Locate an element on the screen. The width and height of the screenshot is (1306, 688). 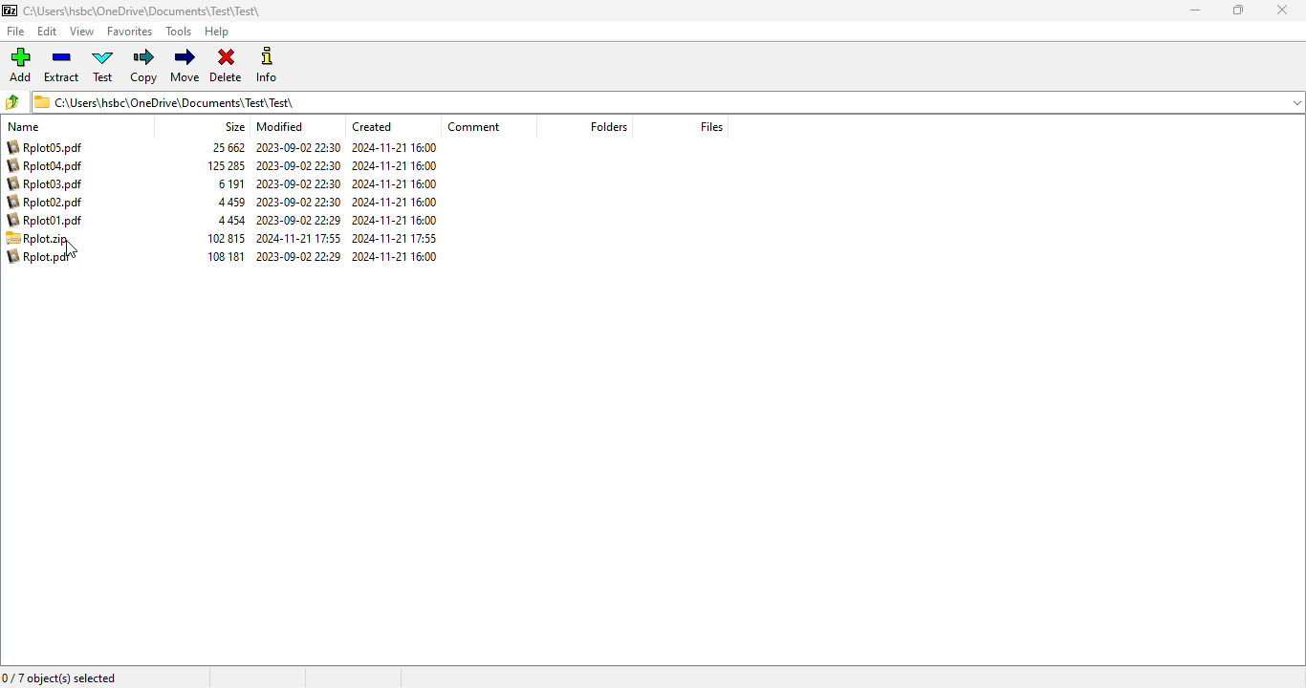
Rplot03.pdf 6191 2023-09-02 22:30 2024-11-21 16:00 is located at coordinates (224, 183).